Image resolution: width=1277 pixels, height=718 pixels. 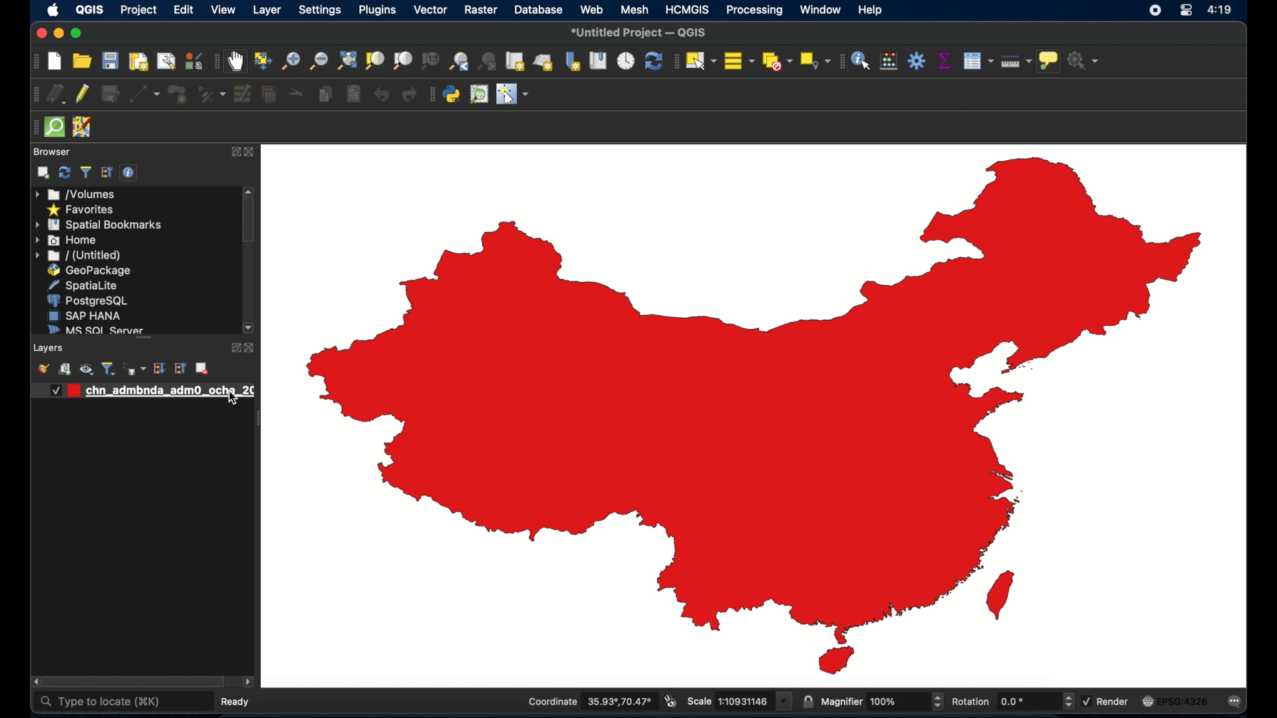 I want to click on temporal controller panel, so click(x=624, y=62).